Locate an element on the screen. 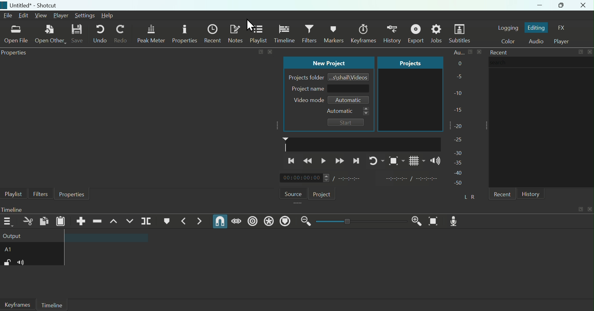  L R is located at coordinates (472, 197).